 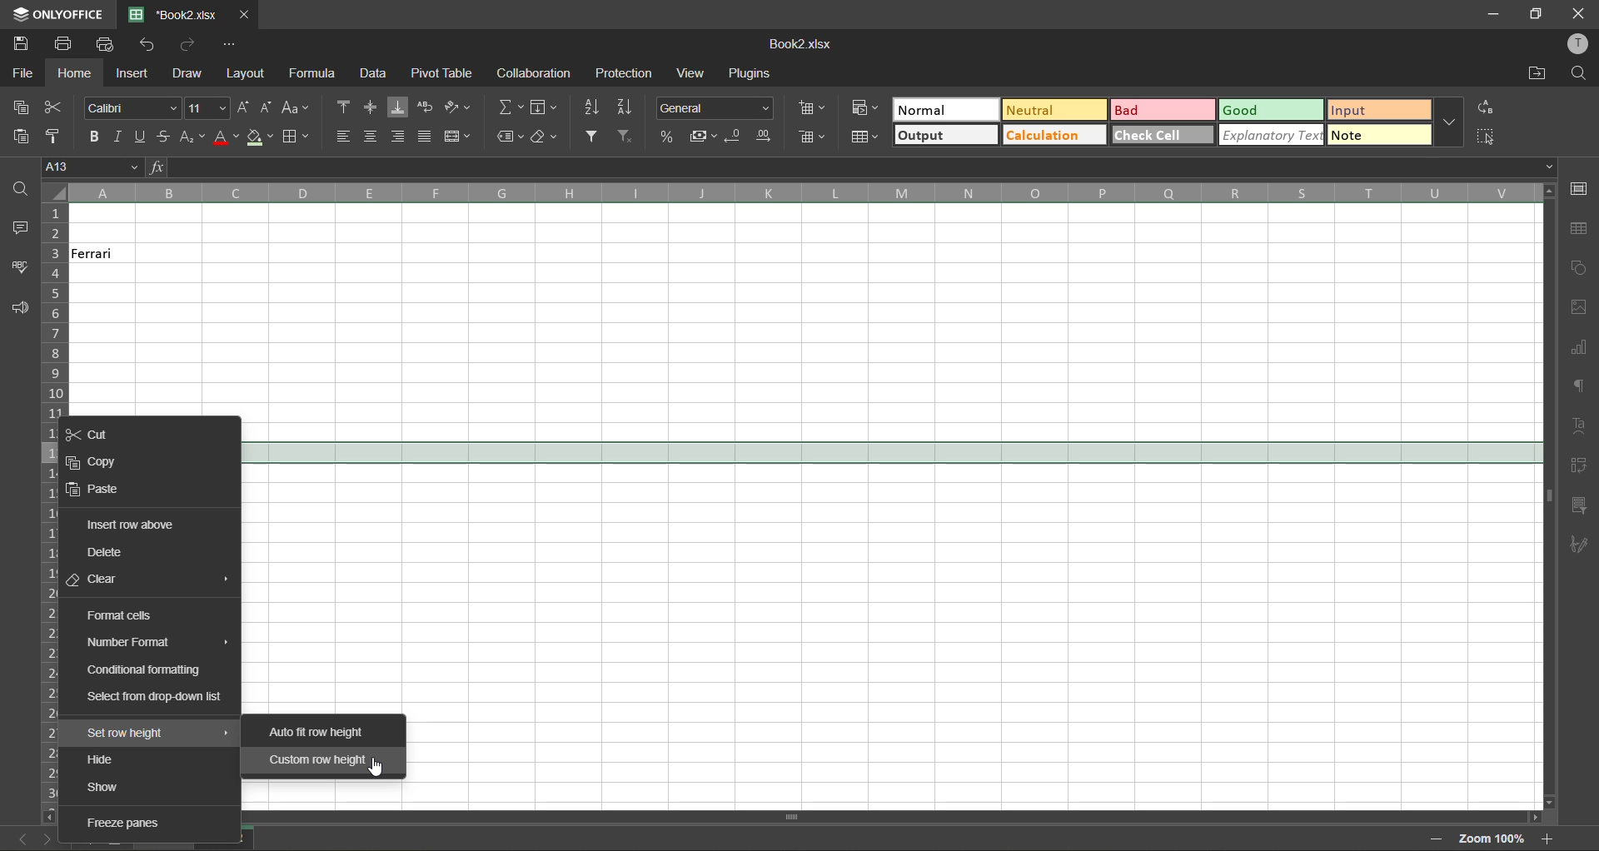 What do you see at coordinates (460, 107) in the screenshot?
I see `orientation` at bounding box center [460, 107].